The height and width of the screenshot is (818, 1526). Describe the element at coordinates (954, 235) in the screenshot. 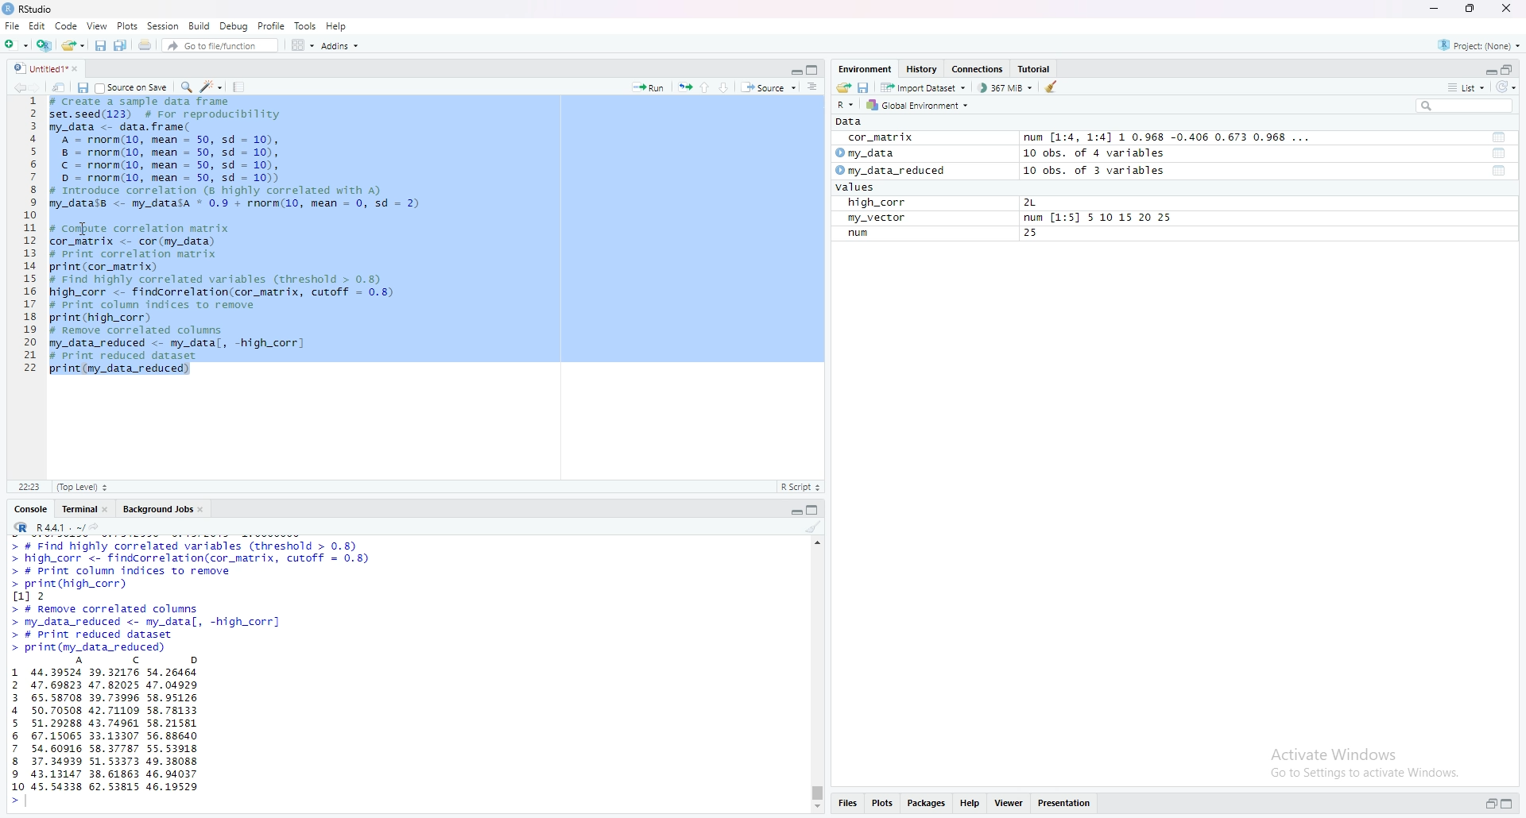

I see `num 25` at that location.